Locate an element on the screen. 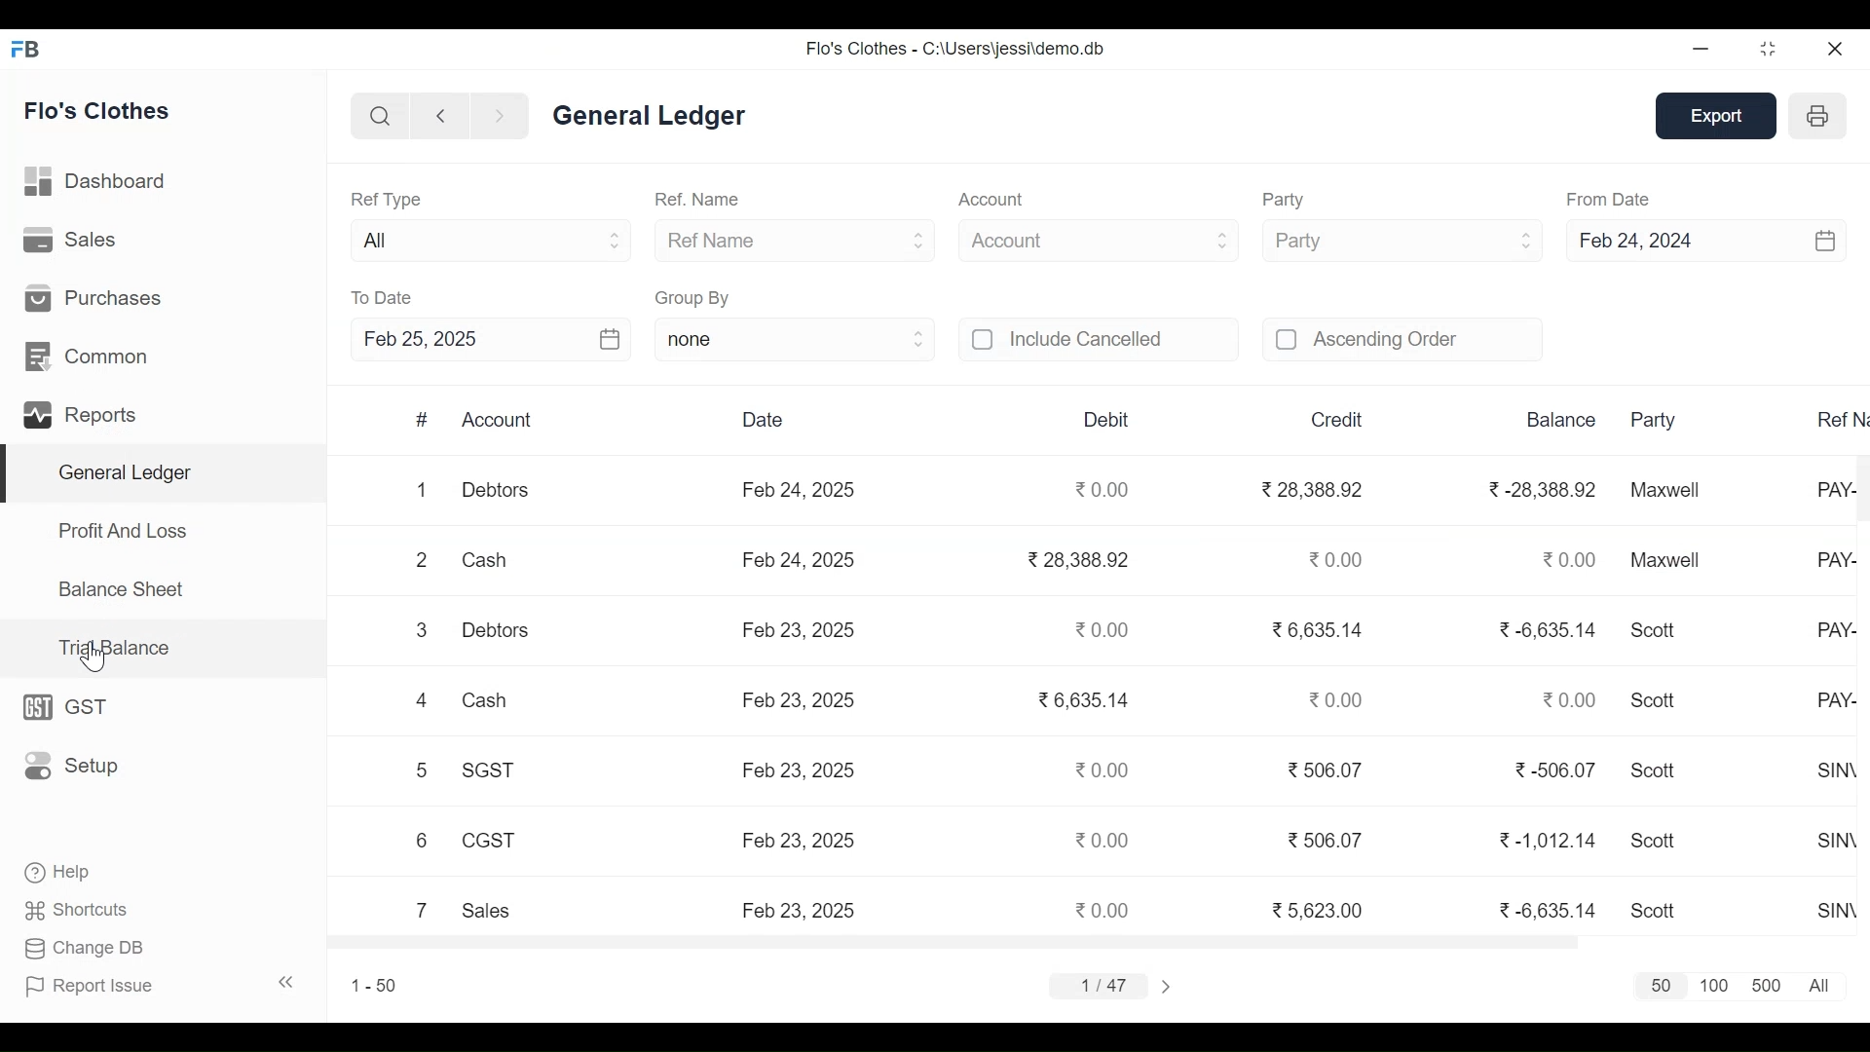  -6,635.14 is located at coordinates (1552, 910).